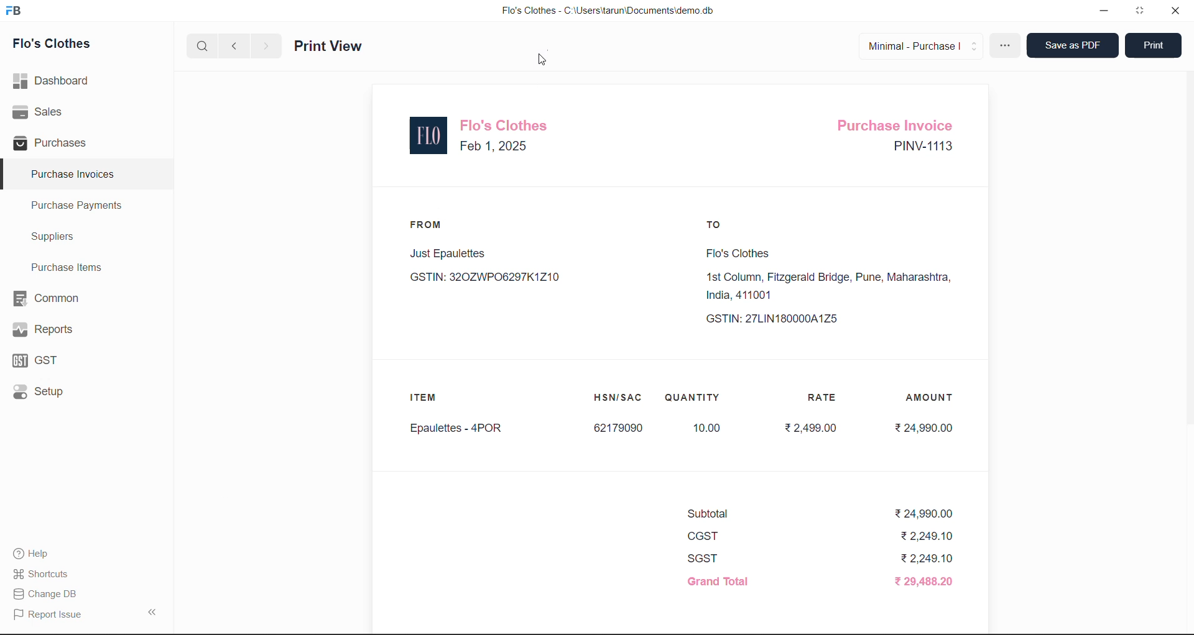 The width and height of the screenshot is (1194, 635). I want to click on  GST, so click(50, 360).